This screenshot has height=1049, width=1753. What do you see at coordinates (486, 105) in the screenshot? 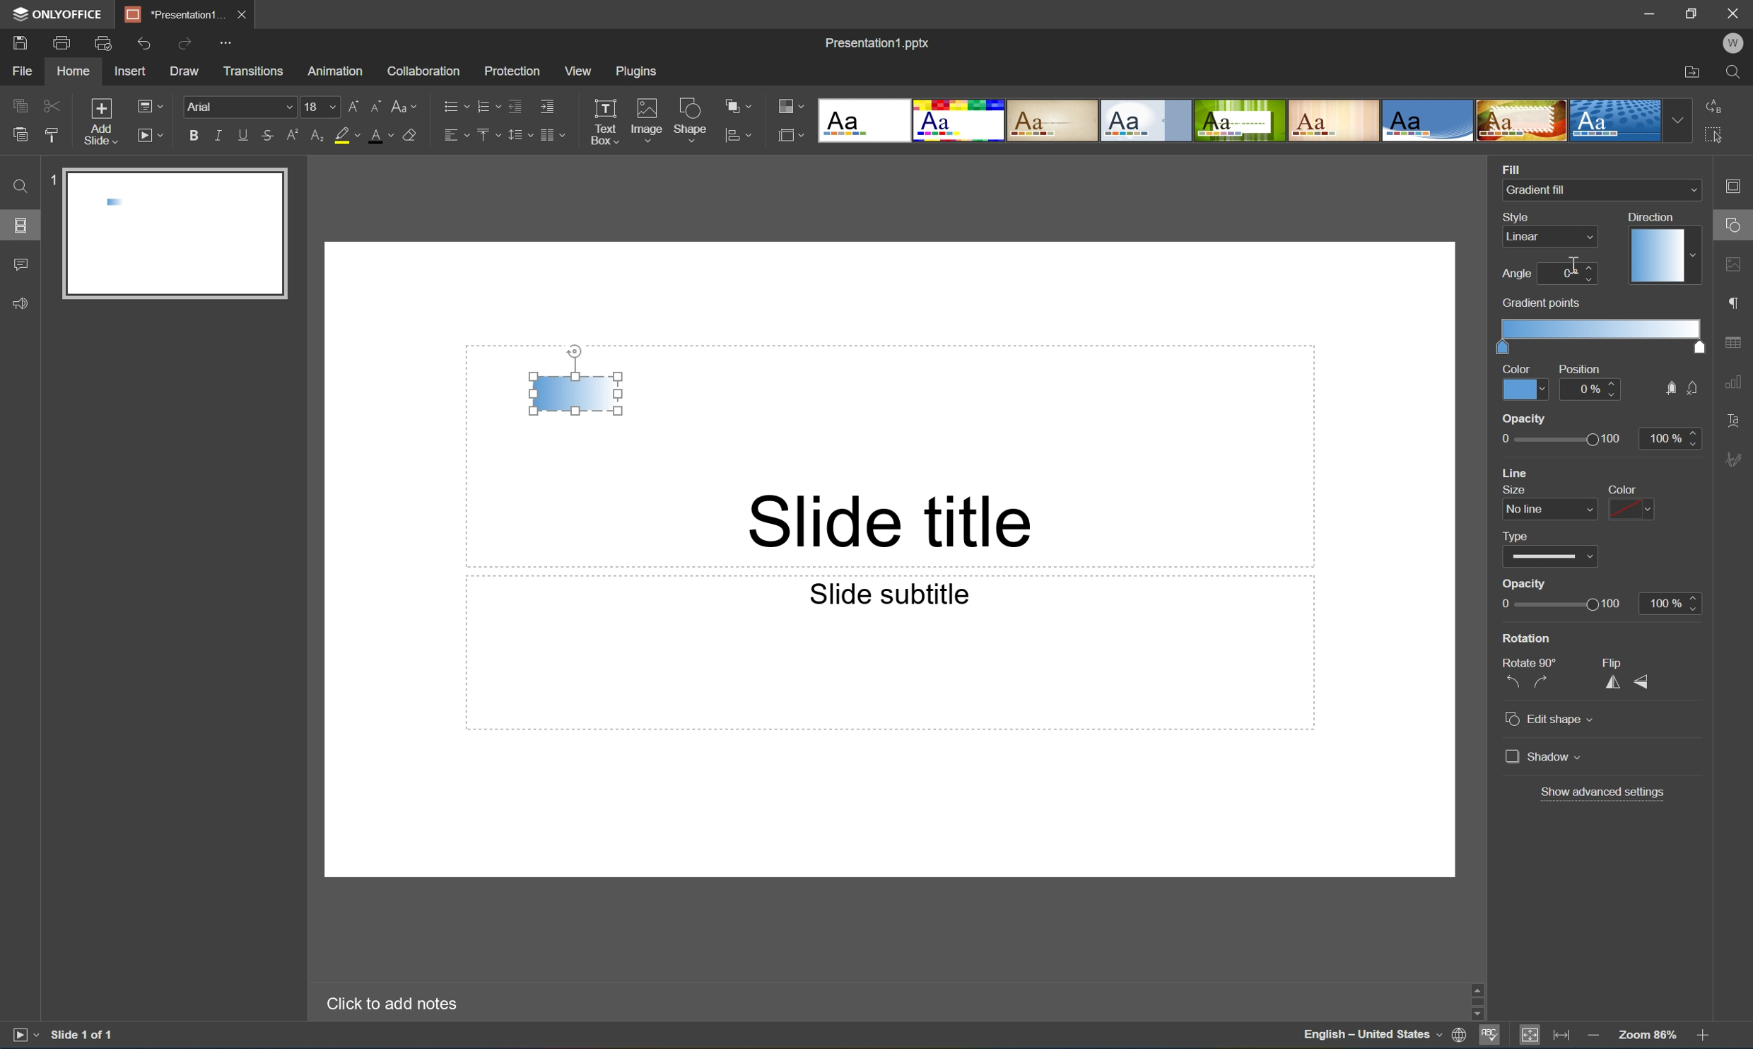
I see `Numbering` at bounding box center [486, 105].